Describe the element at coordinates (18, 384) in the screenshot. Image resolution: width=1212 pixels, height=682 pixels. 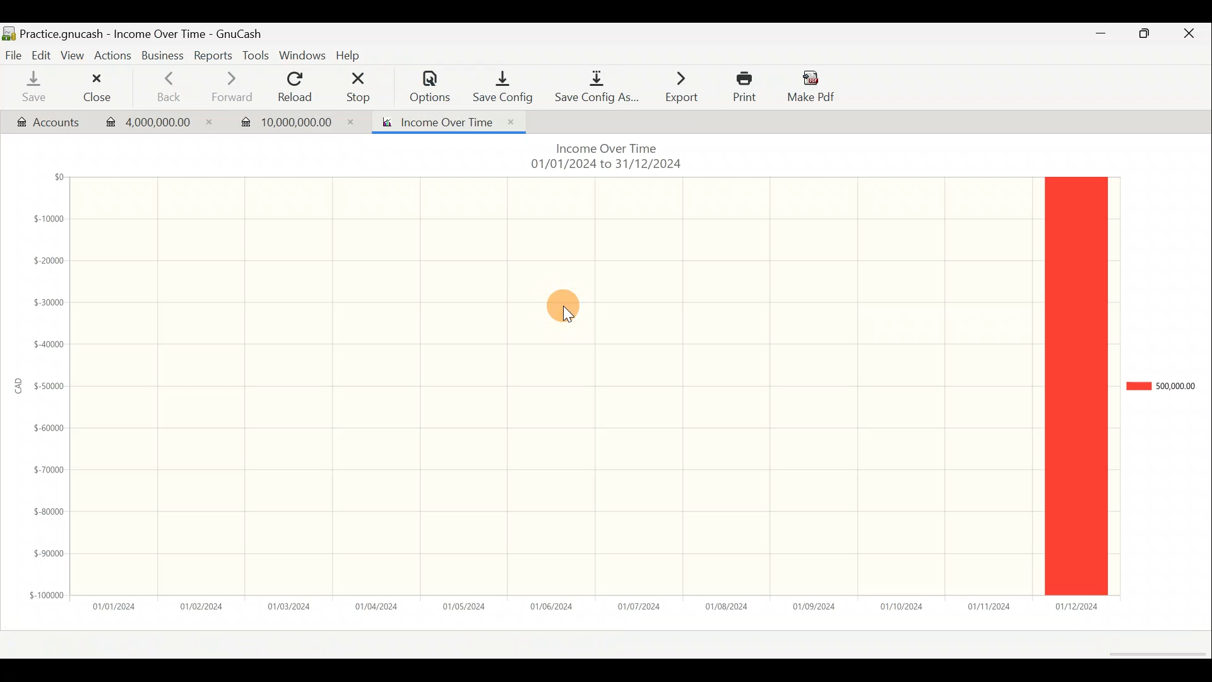
I see `CAD` at that location.